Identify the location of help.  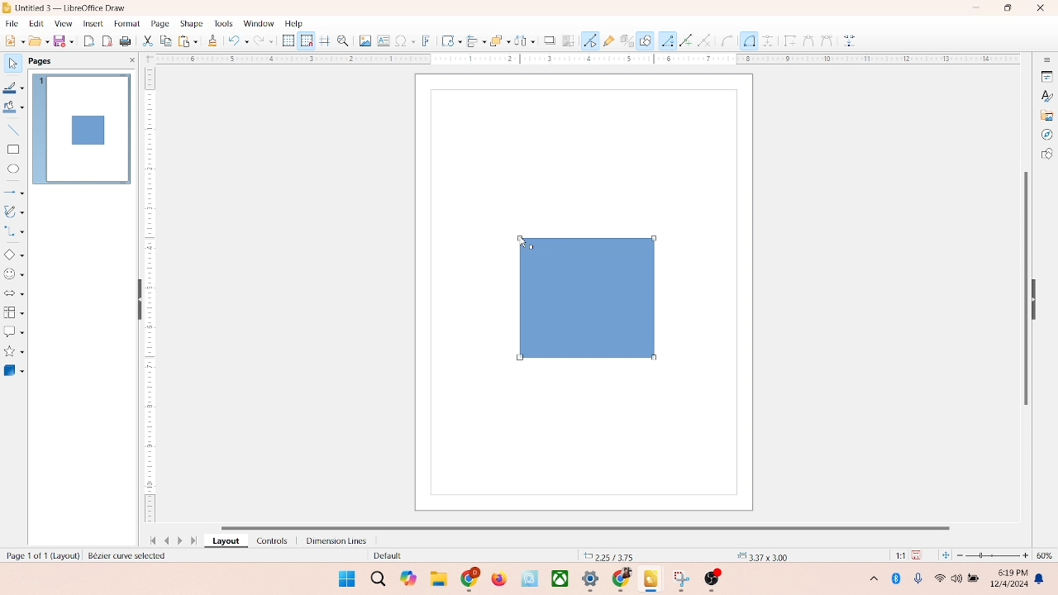
(294, 23).